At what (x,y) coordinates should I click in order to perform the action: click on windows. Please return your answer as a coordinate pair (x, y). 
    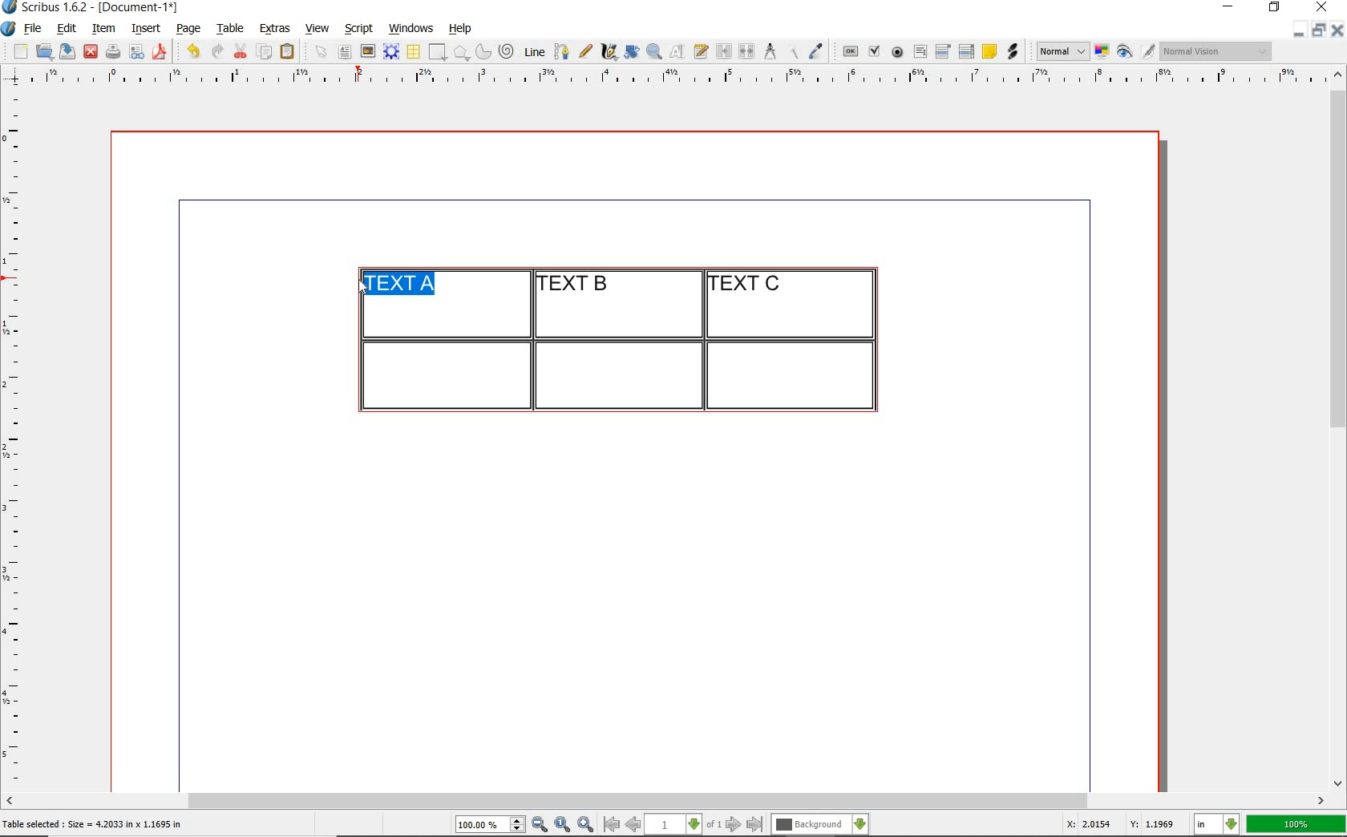
    Looking at the image, I should click on (412, 29).